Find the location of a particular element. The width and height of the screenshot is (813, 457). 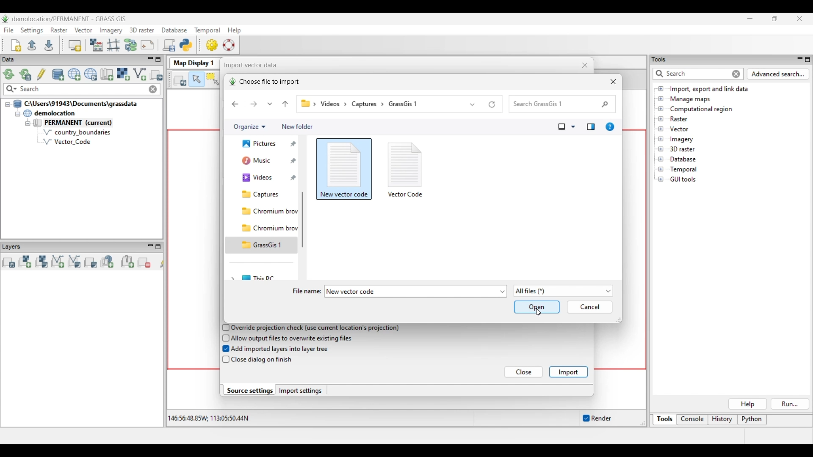

Double click to see files under Database is located at coordinates (683, 160).